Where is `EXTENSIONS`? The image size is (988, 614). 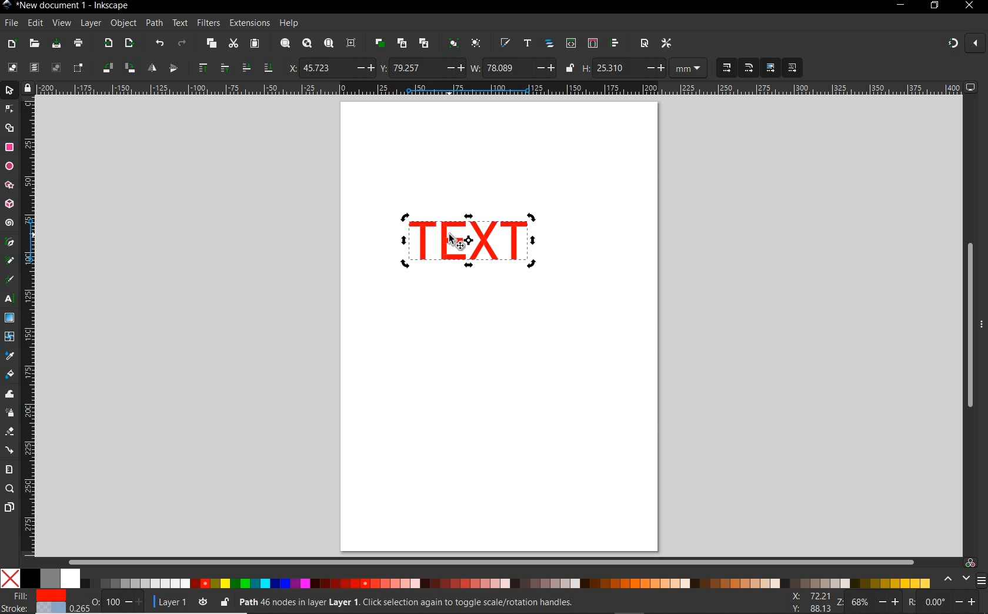
EXTENSIONS is located at coordinates (248, 22).